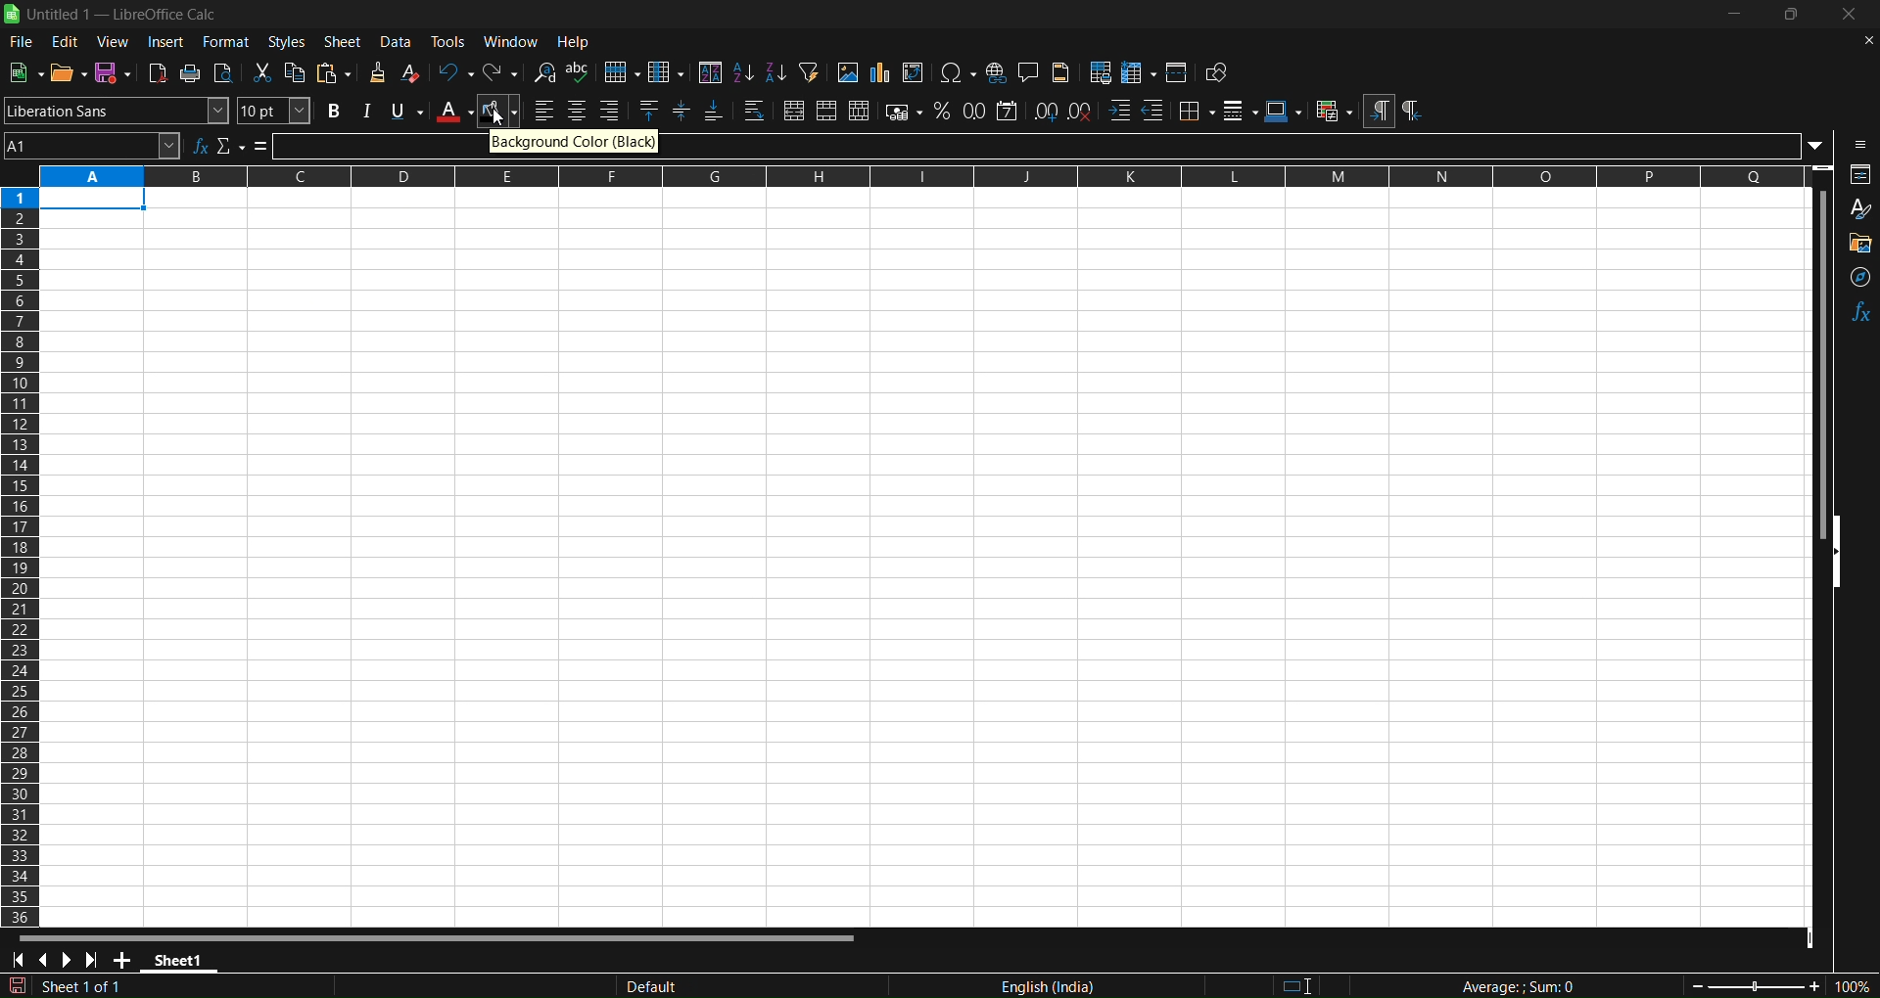 The image size is (1880, 998). What do you see at coordinates (1848, 14) in the screenshot?
I see `close` at bounding box center [1848, 14].